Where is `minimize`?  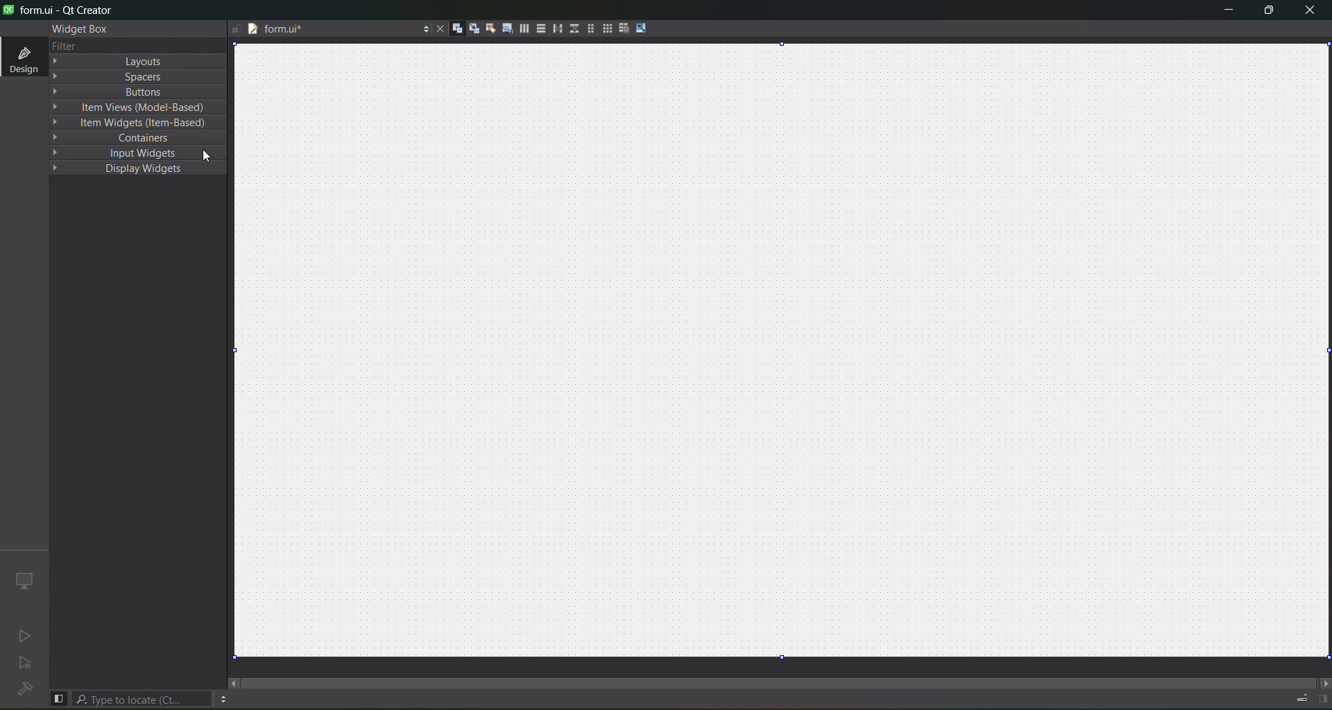
minimize is located at coordinates (1223, 12).